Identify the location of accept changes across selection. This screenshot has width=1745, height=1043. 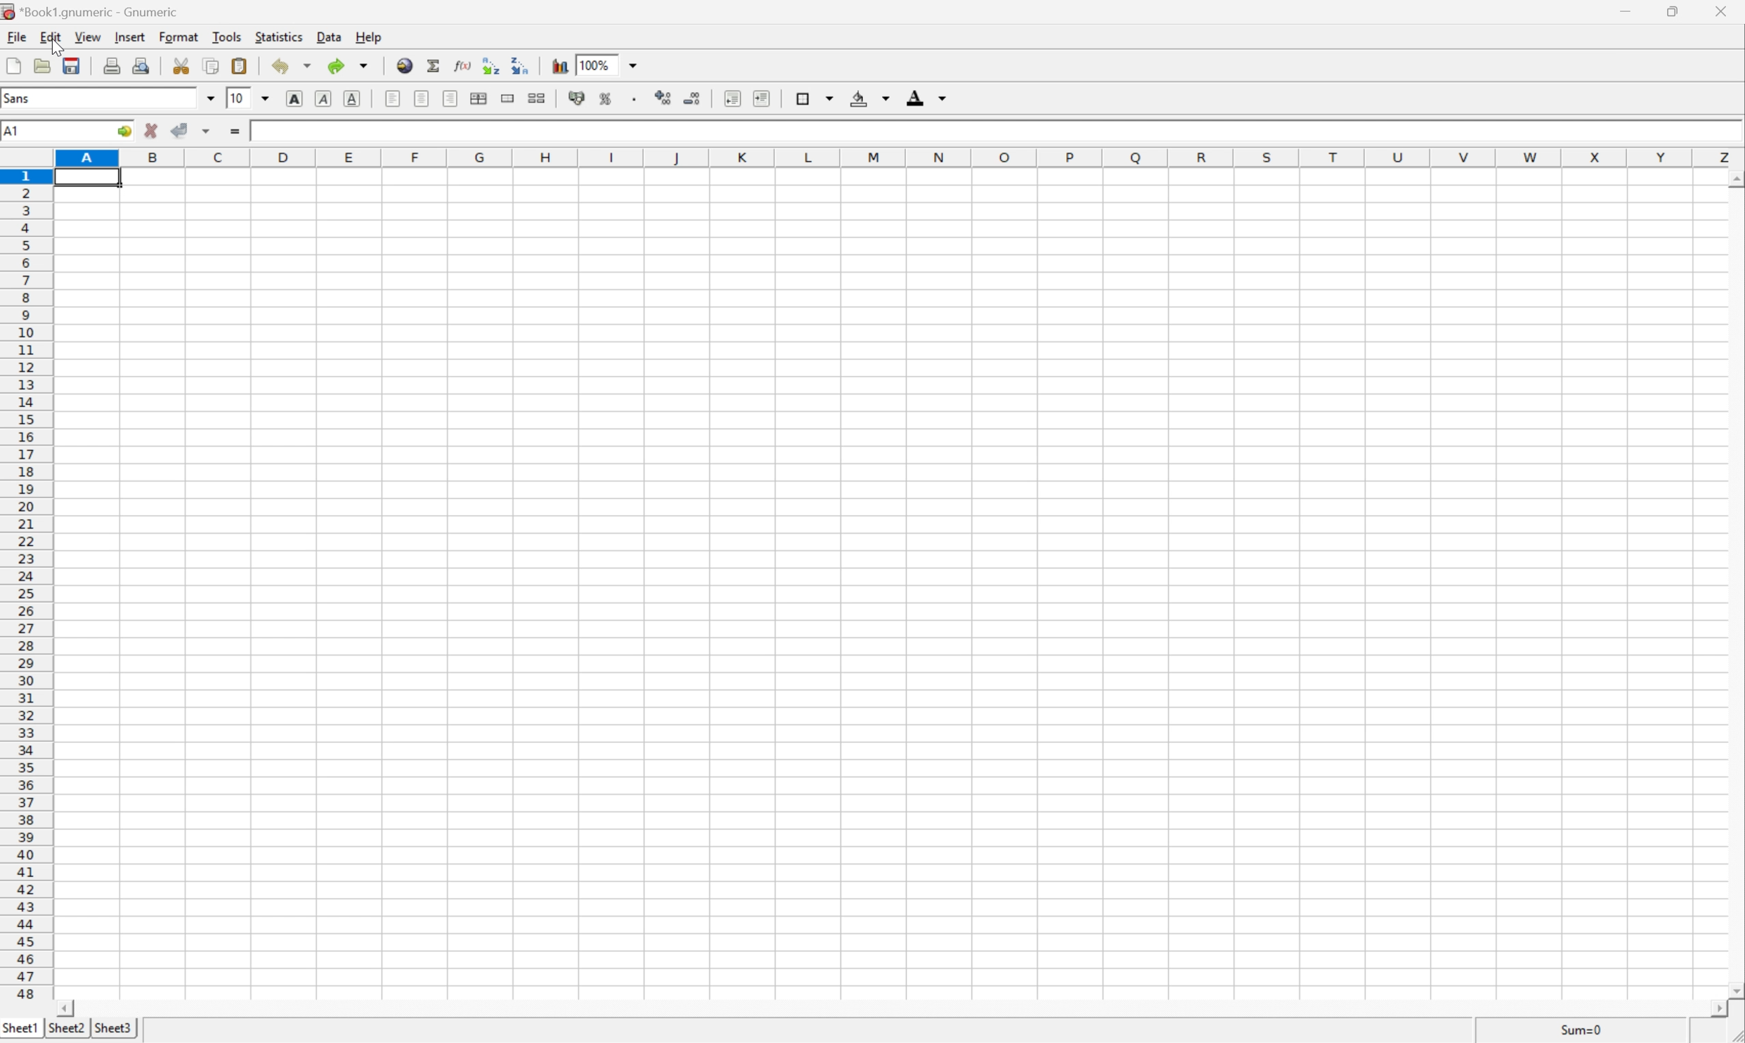
(194, 127).